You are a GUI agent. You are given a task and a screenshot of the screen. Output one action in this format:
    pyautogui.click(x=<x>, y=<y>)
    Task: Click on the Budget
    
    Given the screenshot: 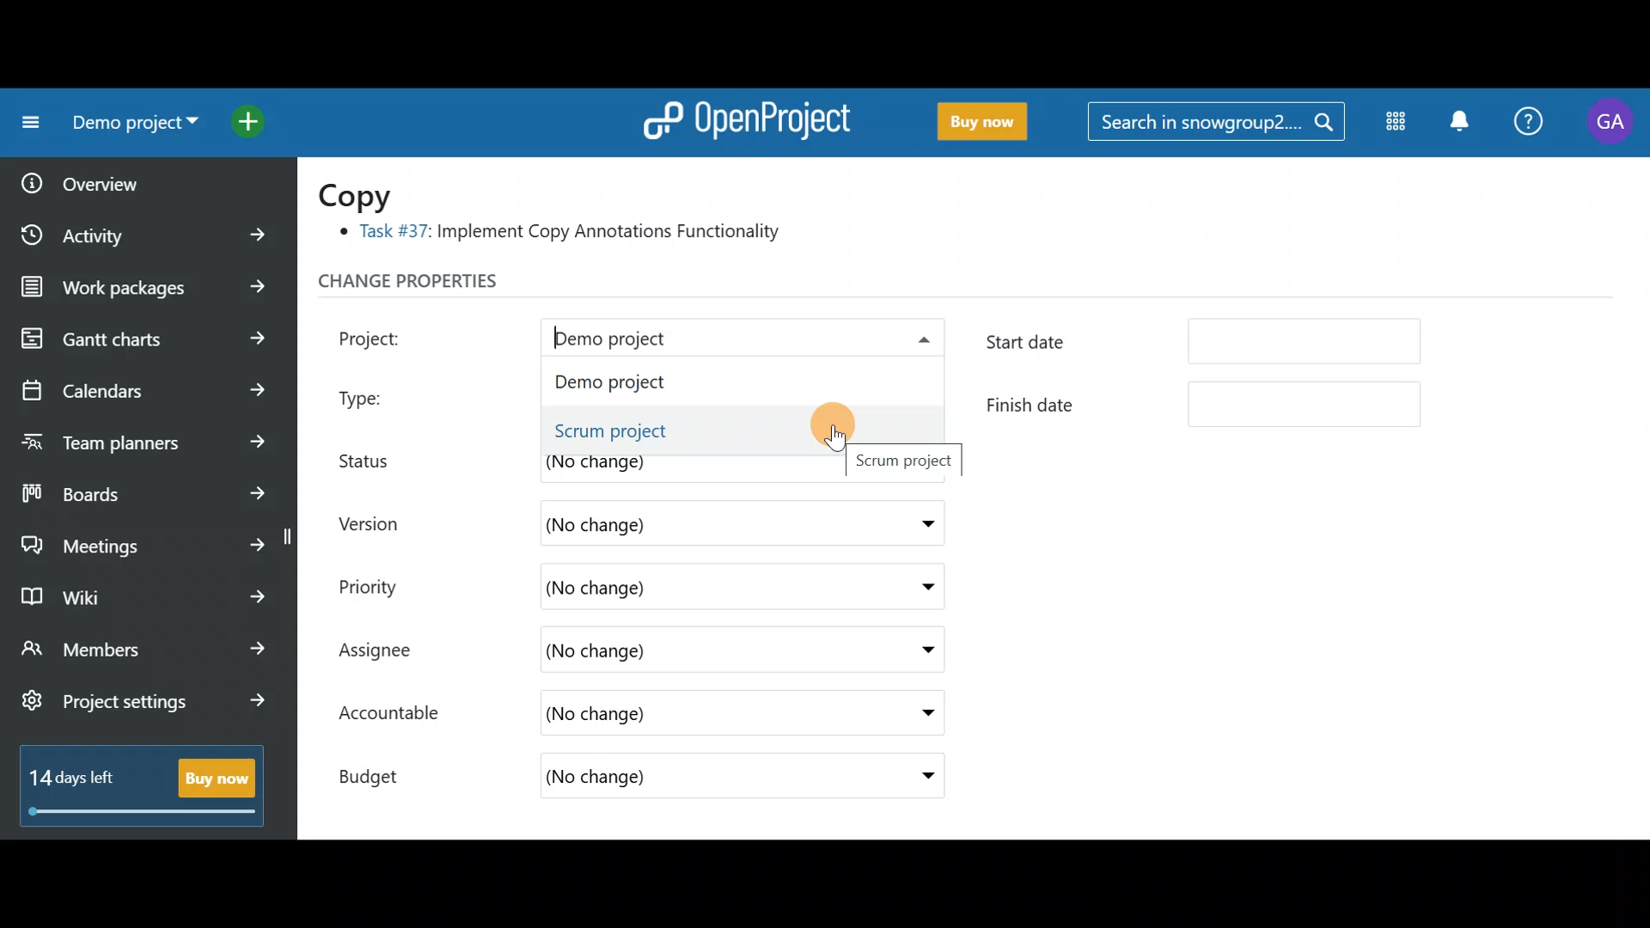 What is the action you would take?
    pyautogui.click(x=386, y=772)
    